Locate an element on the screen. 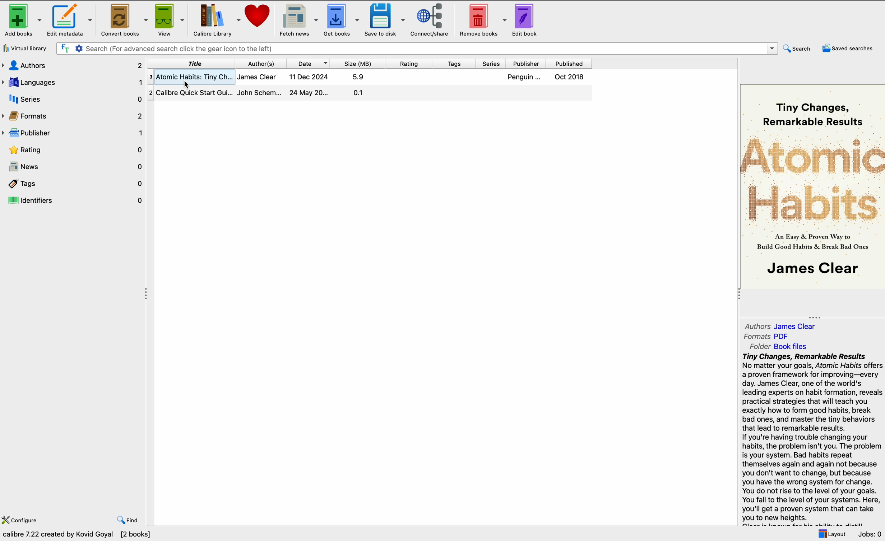 The width and height of the screenshot is (885, 541). fetch news is located at coordinates (300, 19).